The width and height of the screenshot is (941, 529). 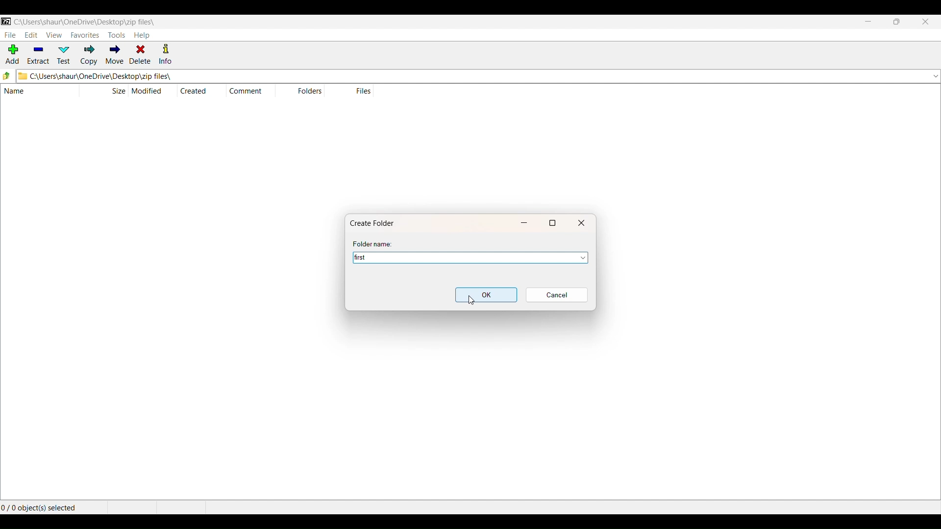 I want to click on MAXIMIZE, so click(x=896, y=23).